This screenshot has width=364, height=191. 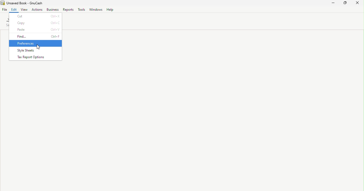 I want to click on Cut, so click(x=36, y=16).